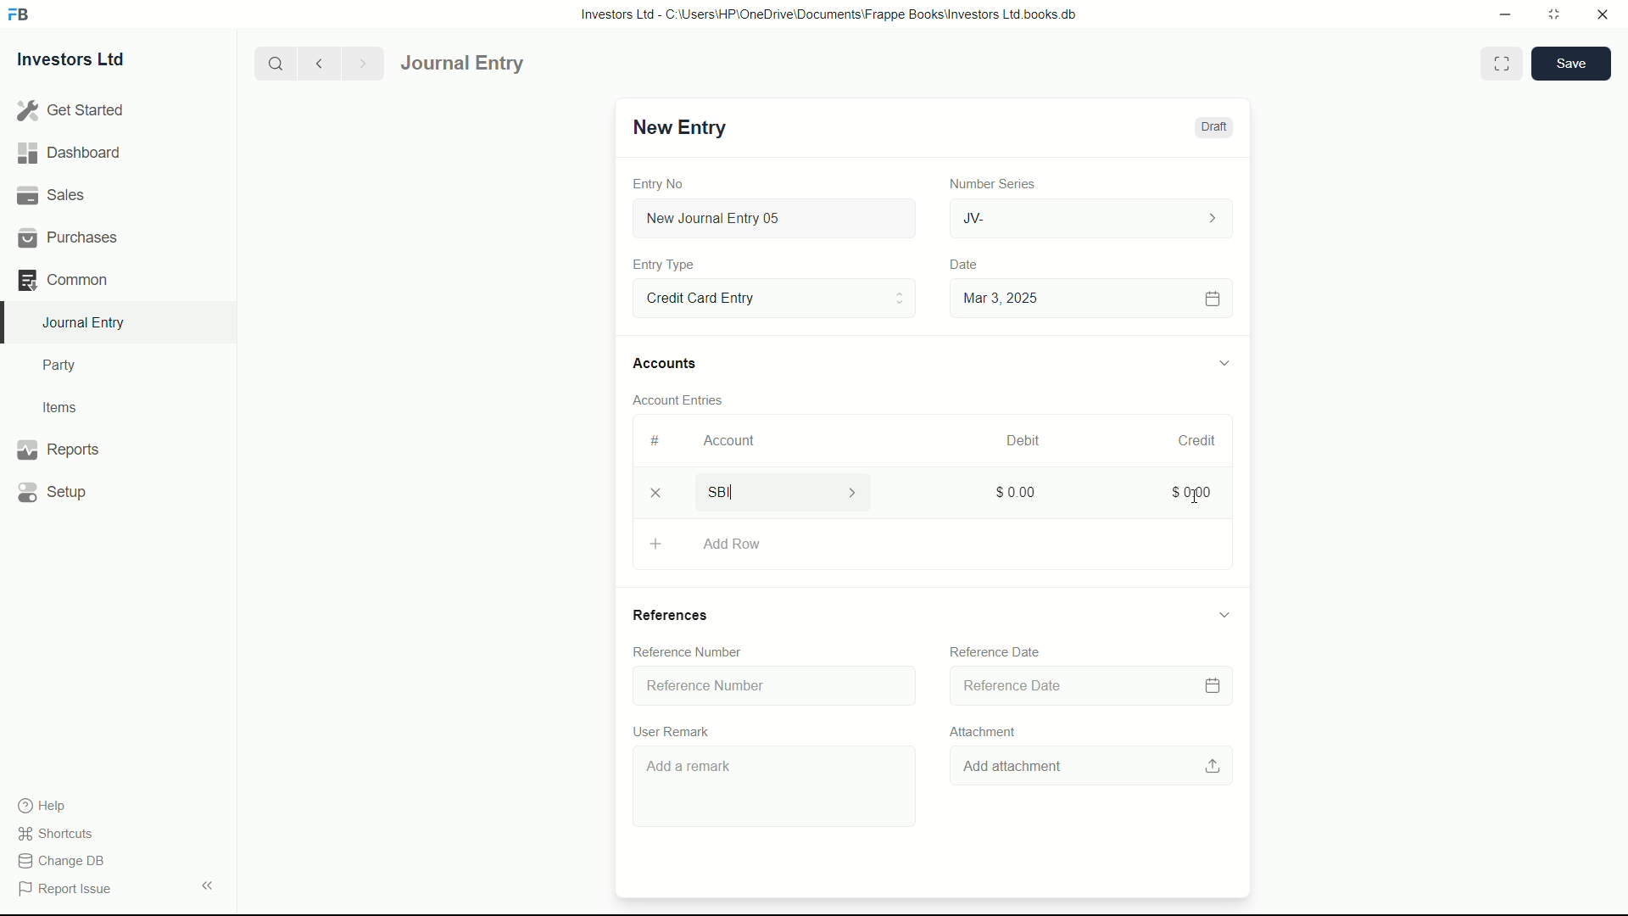 This screenshot has height=916, width=1628. What do you see at coordinates (1016, 441) in the screenshot?
I see `Debit` at bounding box center [1016, 441].